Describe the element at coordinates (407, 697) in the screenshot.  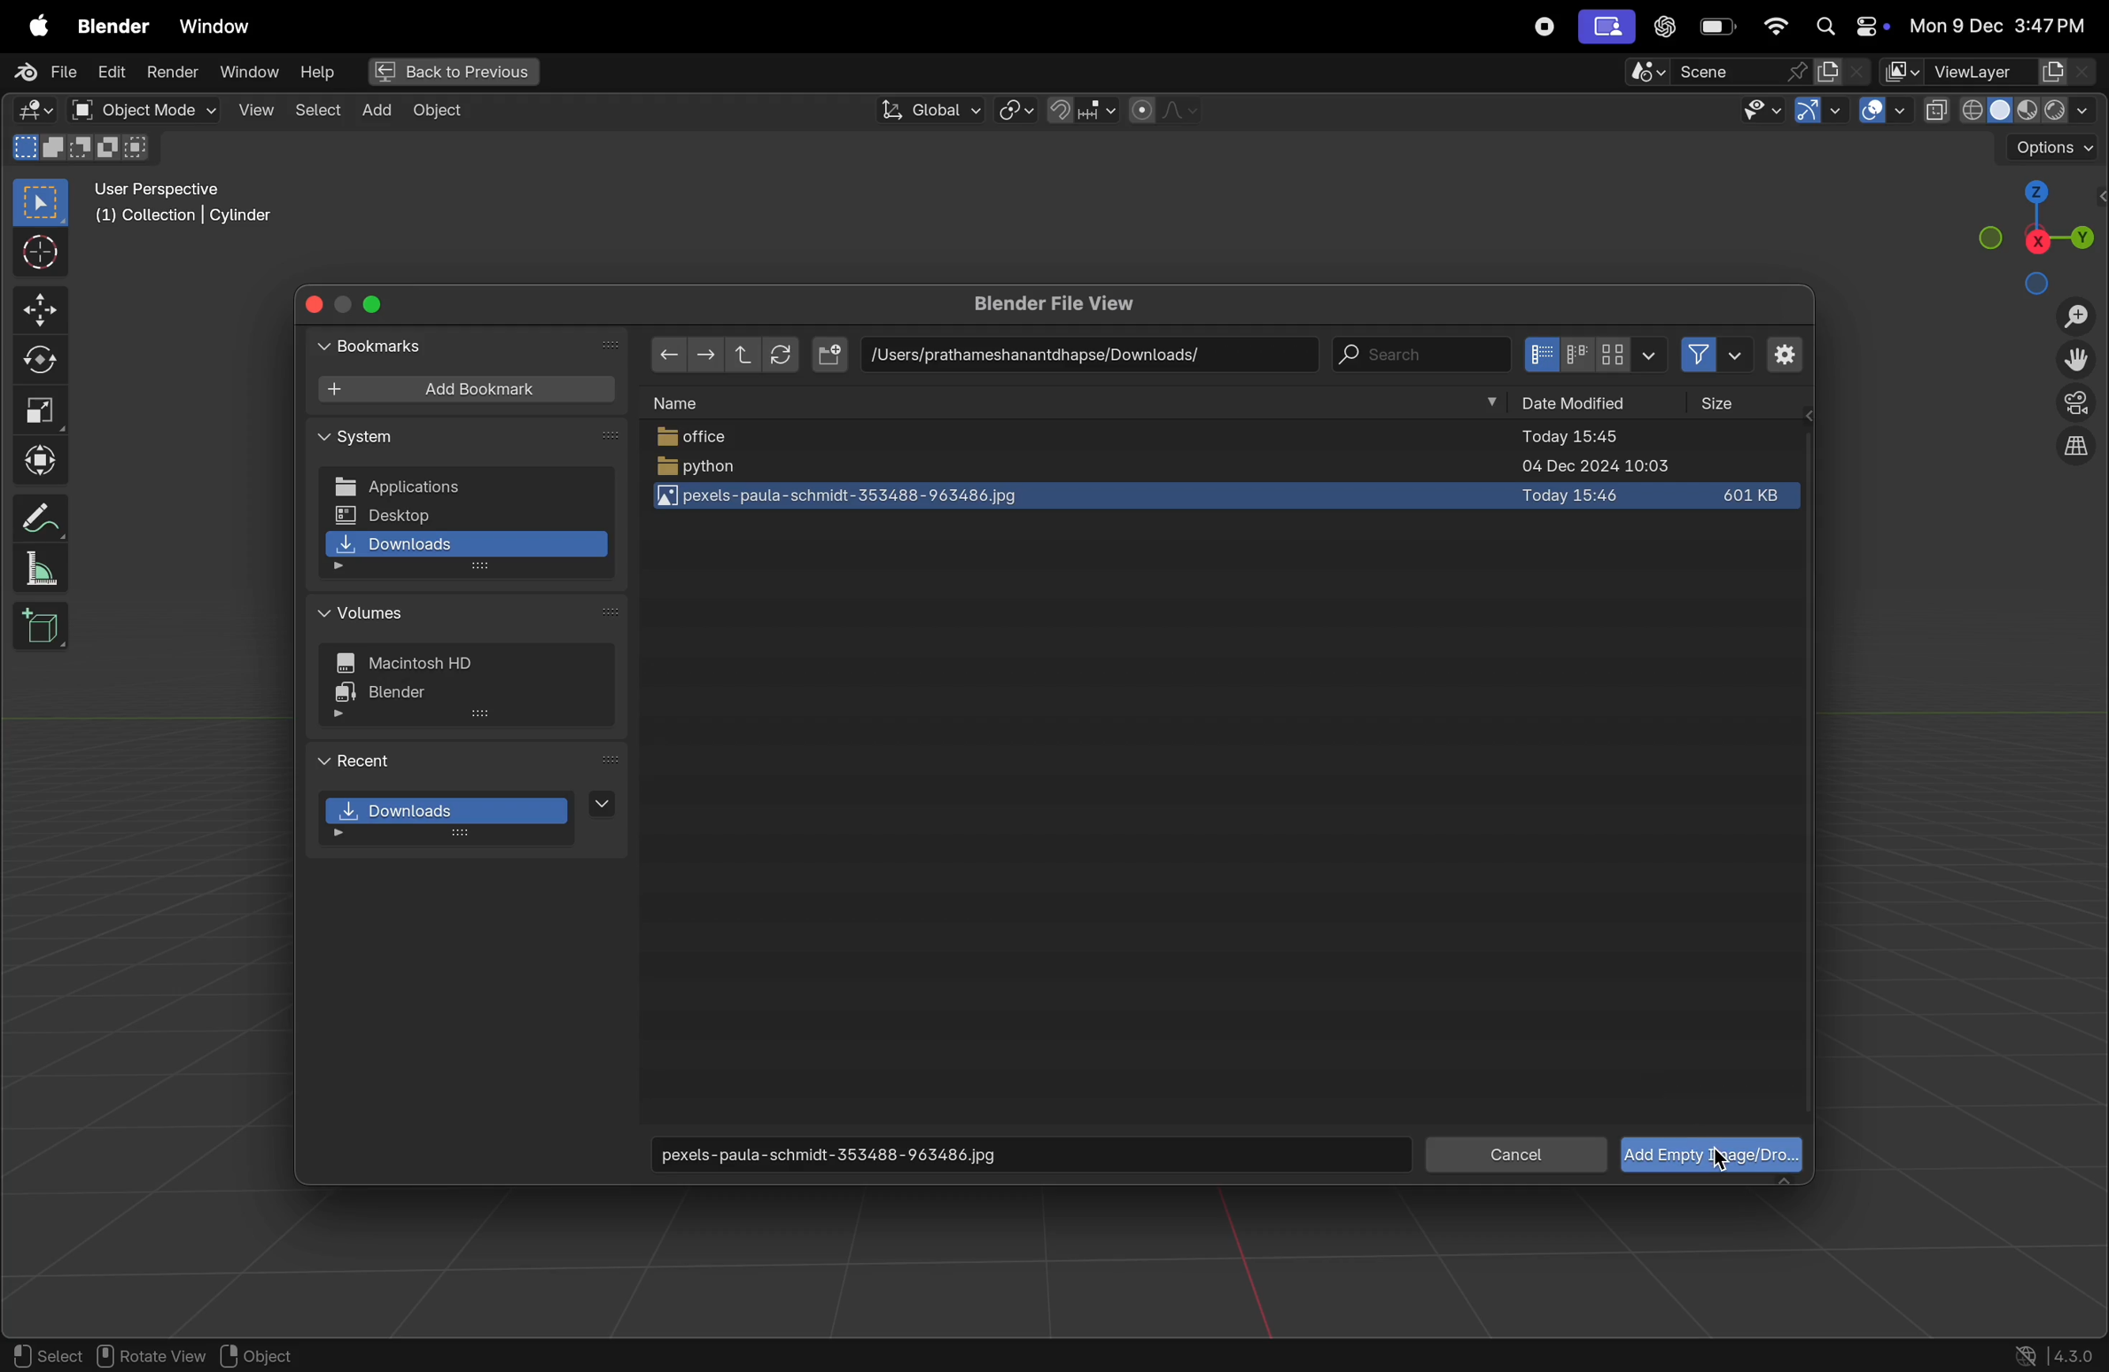
I see `blender` at that location.